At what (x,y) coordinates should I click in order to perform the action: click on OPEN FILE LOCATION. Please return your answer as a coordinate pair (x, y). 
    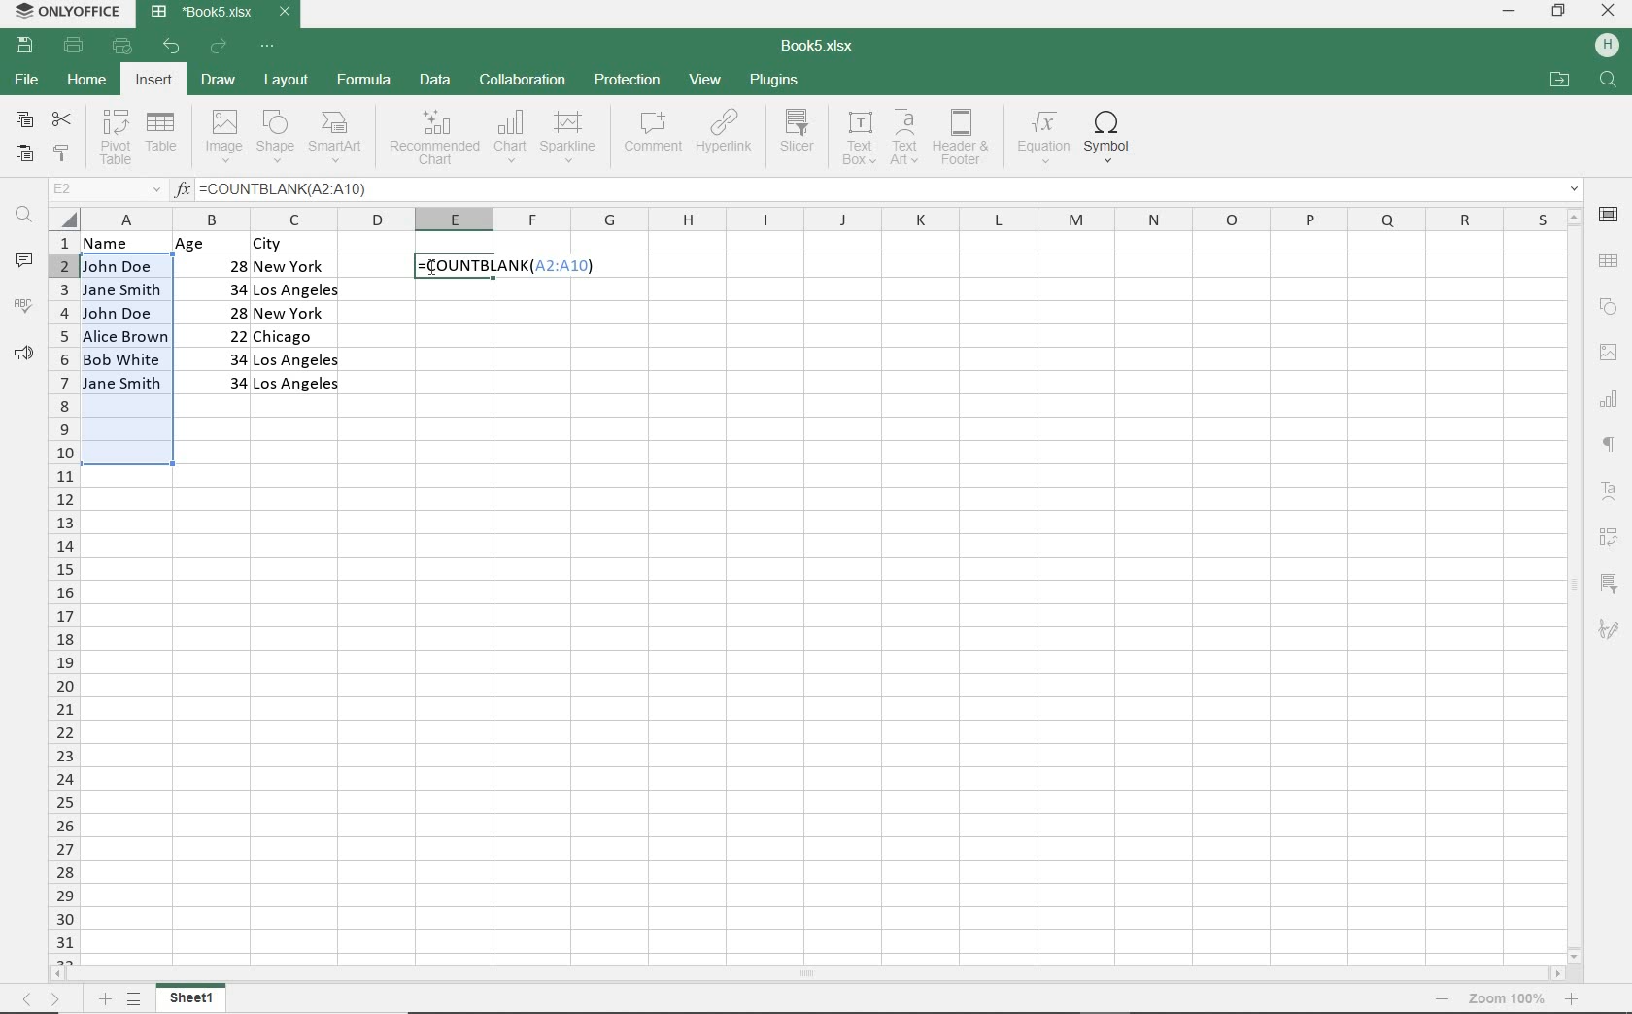
    Looking at the image, I should click on (1558, 81).